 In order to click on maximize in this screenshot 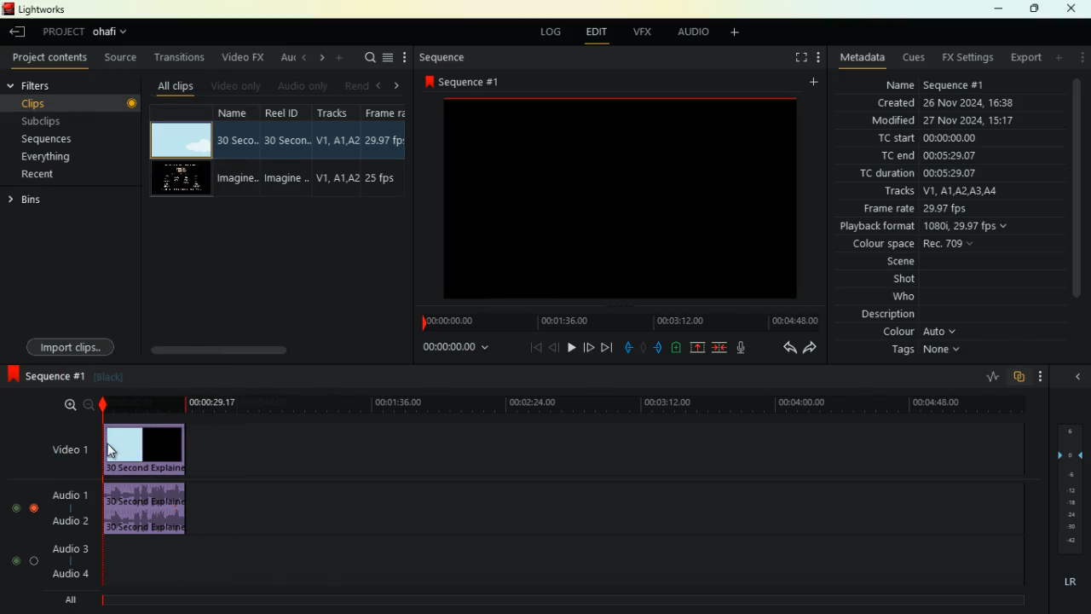, I will do `click(1035, 9)`.